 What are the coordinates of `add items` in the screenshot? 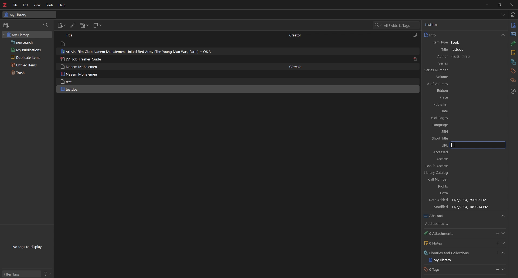 It's located at (62, 25).